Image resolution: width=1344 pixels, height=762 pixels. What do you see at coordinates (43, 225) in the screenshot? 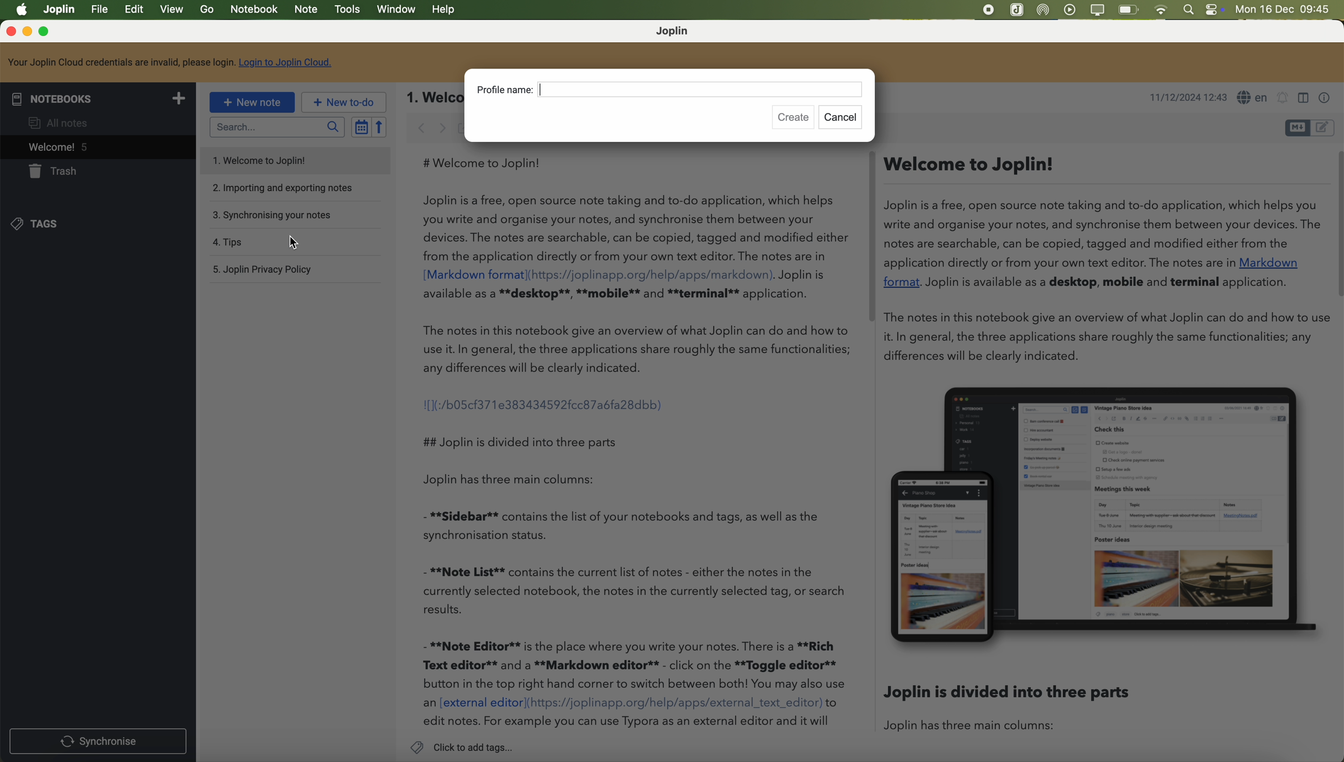
I see `tags` at bounding box center [43, 225].